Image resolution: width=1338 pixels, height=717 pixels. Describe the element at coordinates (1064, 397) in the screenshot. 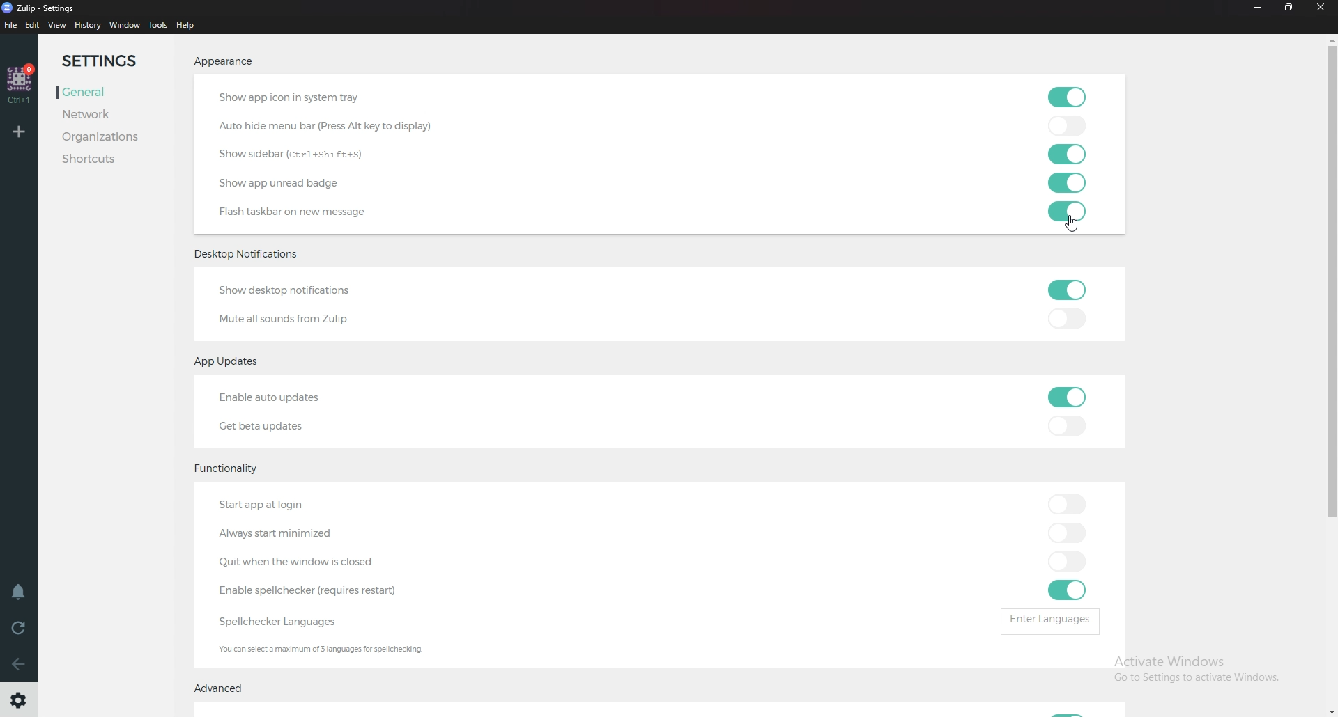

I see `toggle` at that location.